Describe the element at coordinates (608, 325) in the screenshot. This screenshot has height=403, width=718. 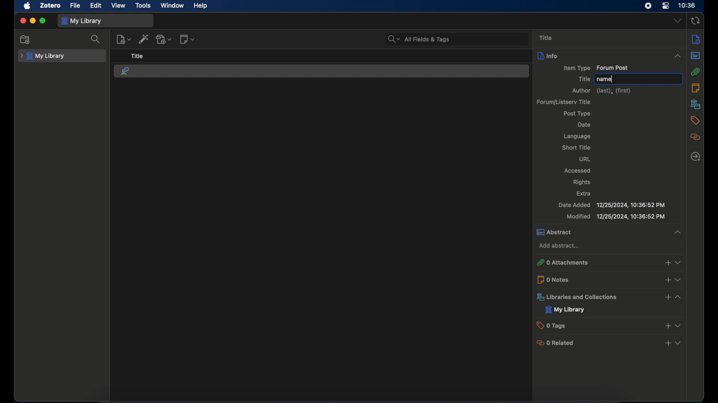
I see `0 tags` at that location.